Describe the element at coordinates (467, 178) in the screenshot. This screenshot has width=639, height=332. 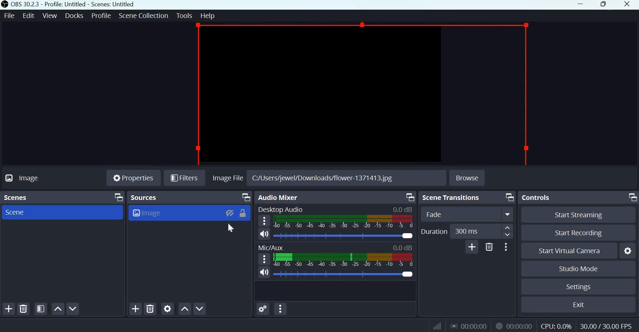
I see `Browse` at that location.